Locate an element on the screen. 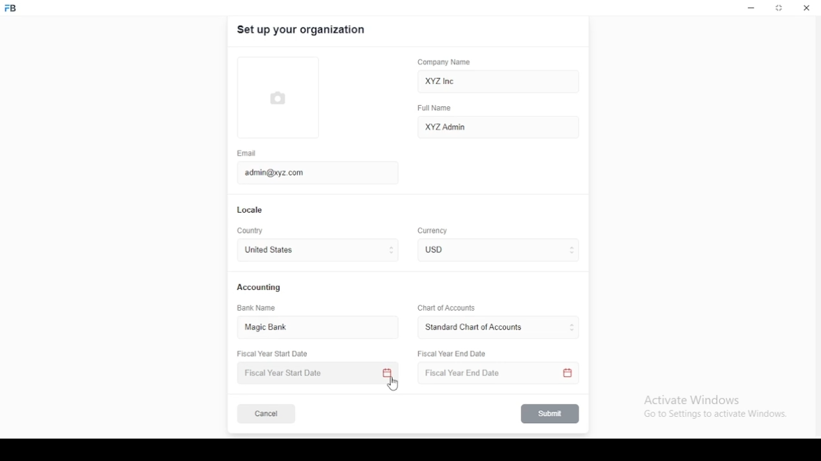 Image resolution: width=821 pixels, height=461 pixels. XYZ Admin is located at coordinates (498, 126).